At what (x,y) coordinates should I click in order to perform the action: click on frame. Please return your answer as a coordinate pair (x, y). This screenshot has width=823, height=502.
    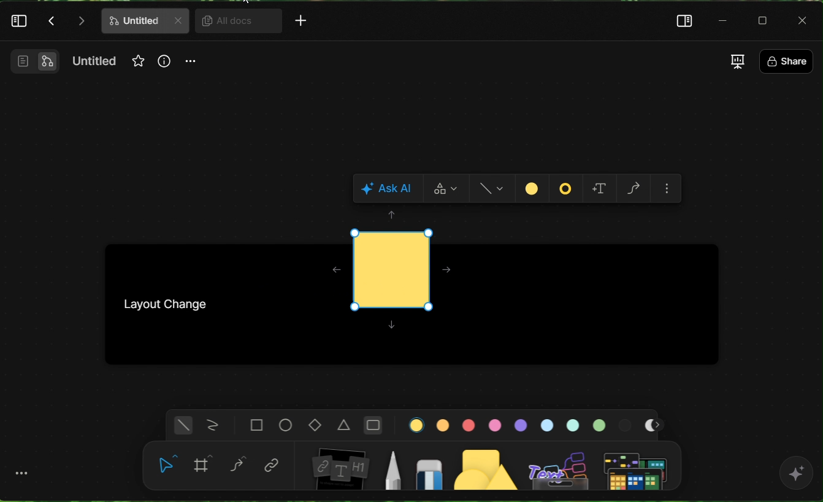
    Looking at the image, I should click on (204, 463).